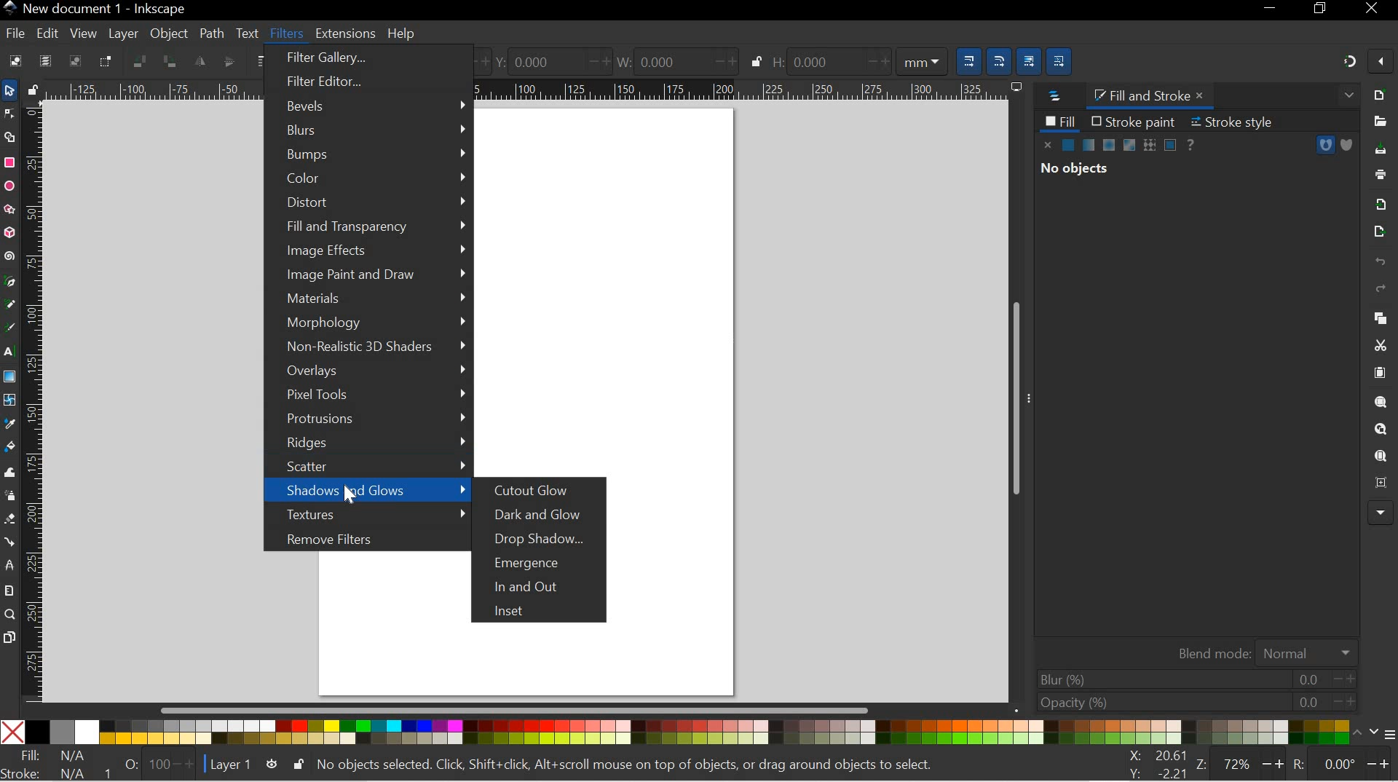 Image resolution: width=1398 pixels, height=782 pixels. Describe the element at coordinates (371, 275) in the screenshot. I see `IMAGE PAINT AND DRAW` at that location.